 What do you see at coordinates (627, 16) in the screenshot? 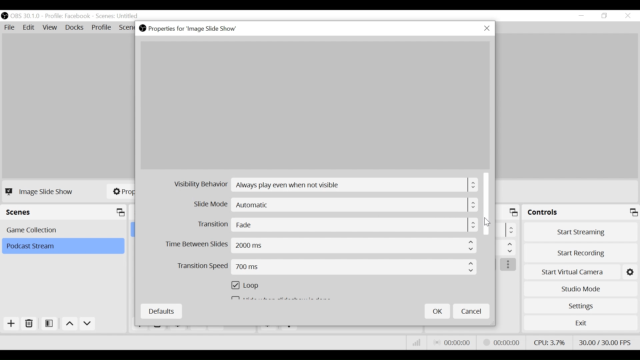
I see `Close` at bounding box center [627, 16].